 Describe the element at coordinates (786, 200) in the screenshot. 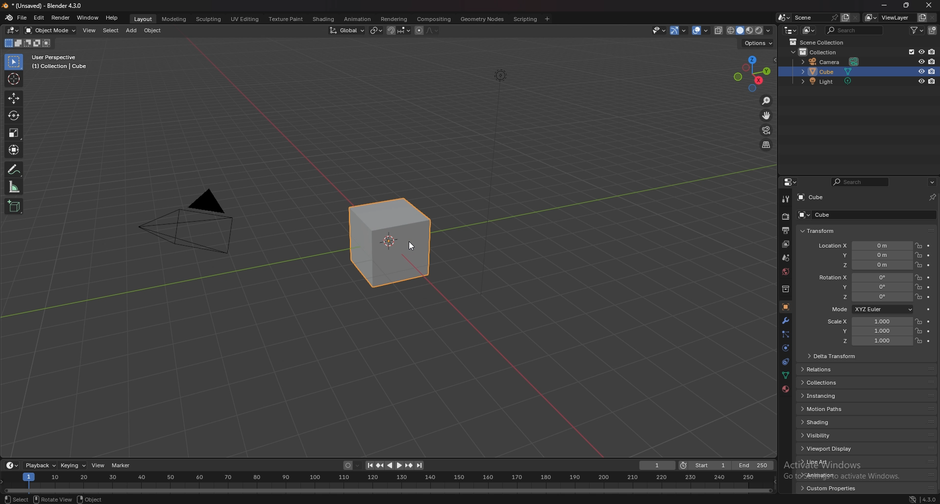

I see `tool` at that location.